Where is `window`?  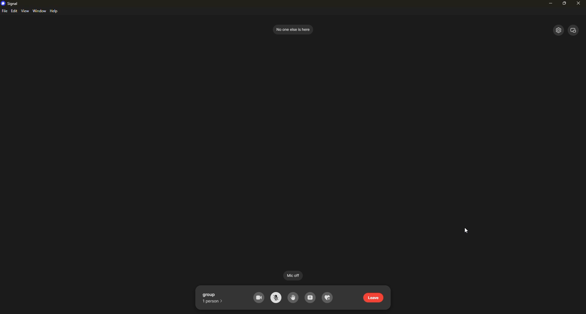
window is located at coordinates (40, 11).